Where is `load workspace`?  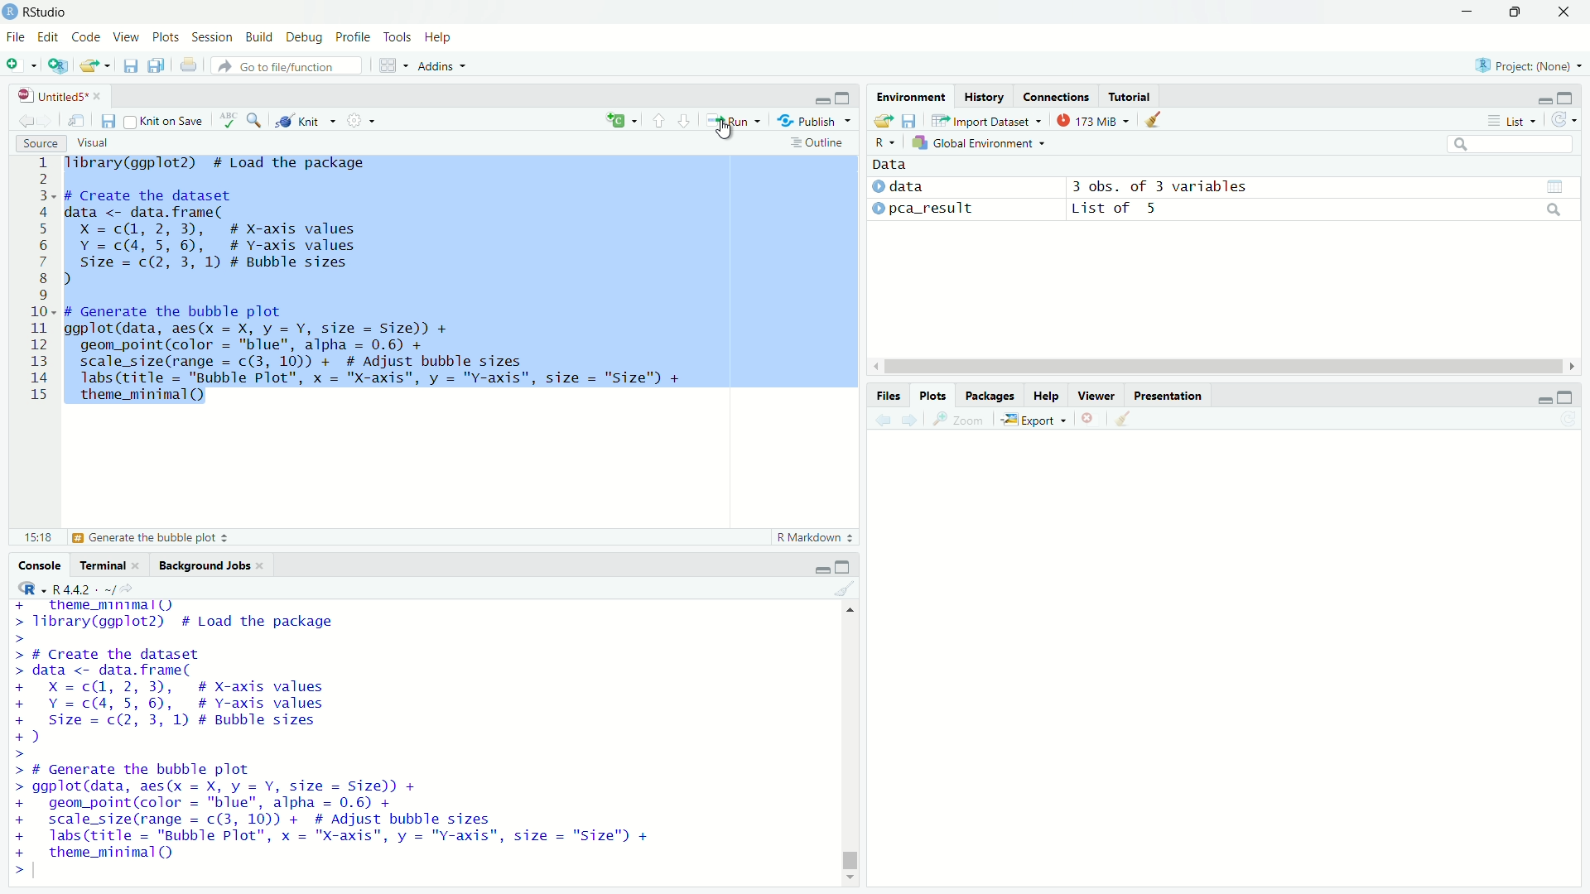
load workspace is located at coordinates (97, 65).